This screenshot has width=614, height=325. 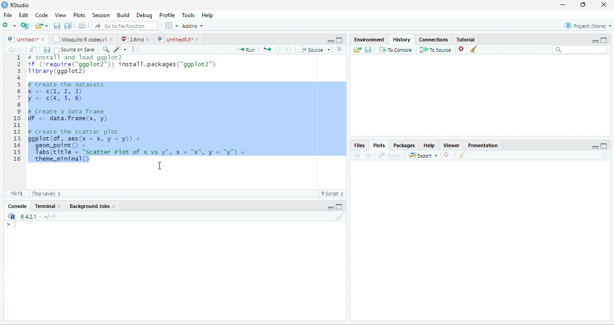 I want to click on Edit, so click(x=23, y=15).